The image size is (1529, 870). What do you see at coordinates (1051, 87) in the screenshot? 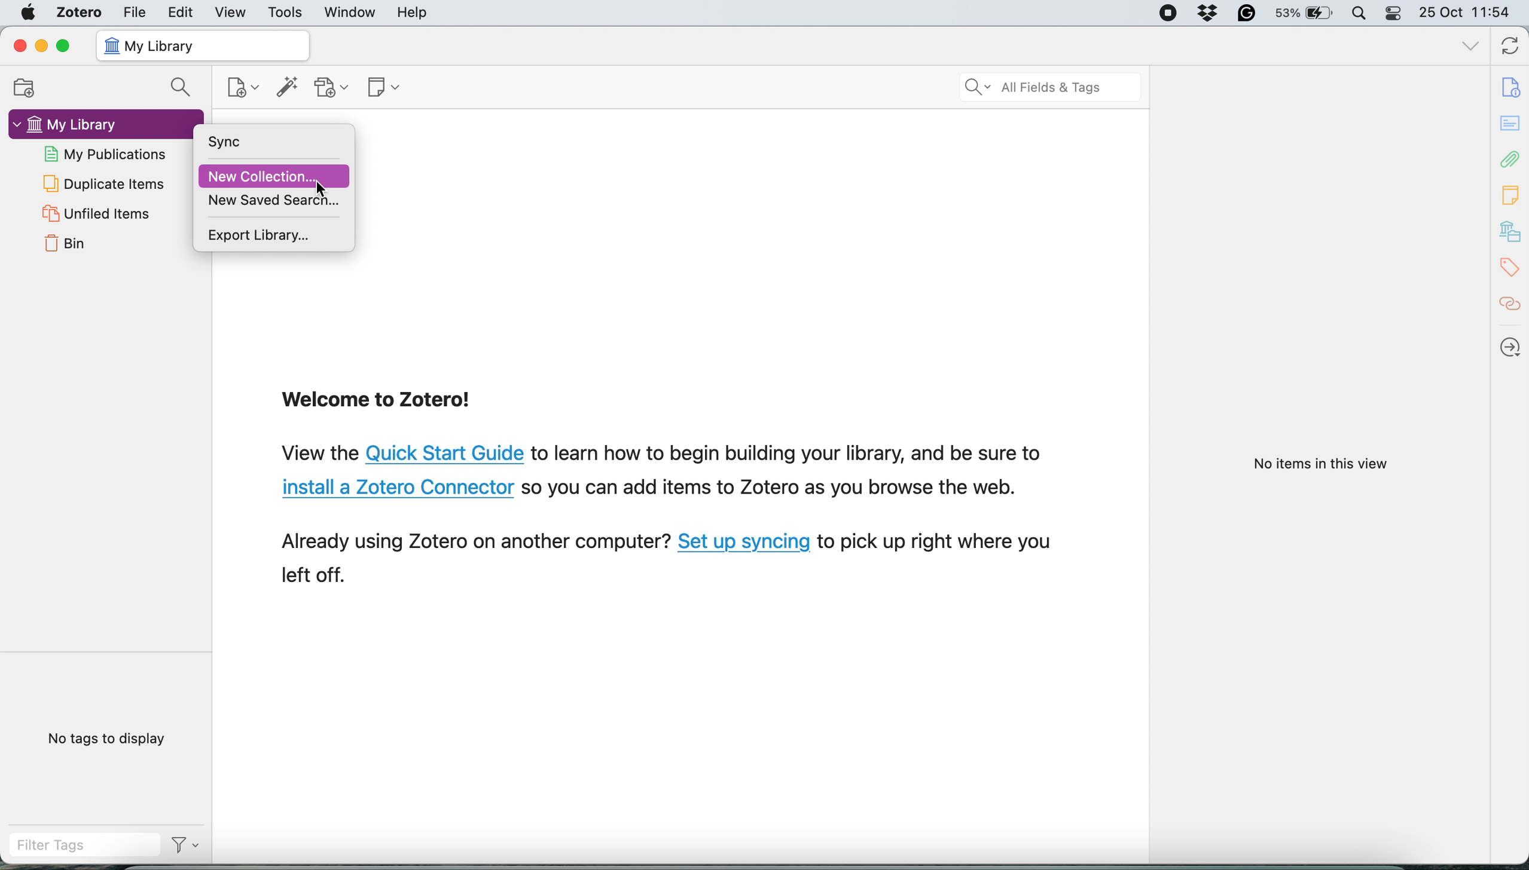
I see `search` at bounding box center [1051, 87].